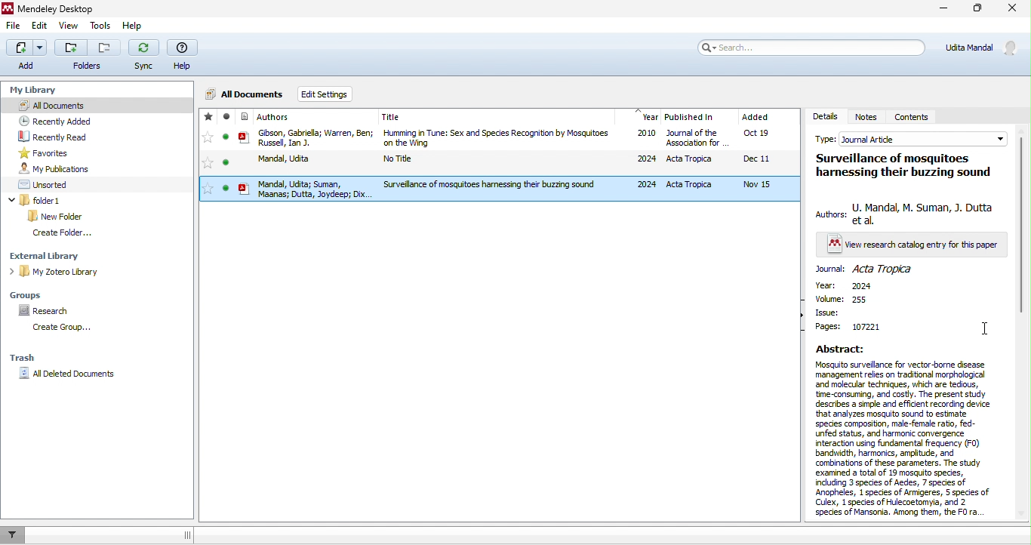  Describe the element at coordinates (246, 94) in the screenshot. I see `all documents` at that location.